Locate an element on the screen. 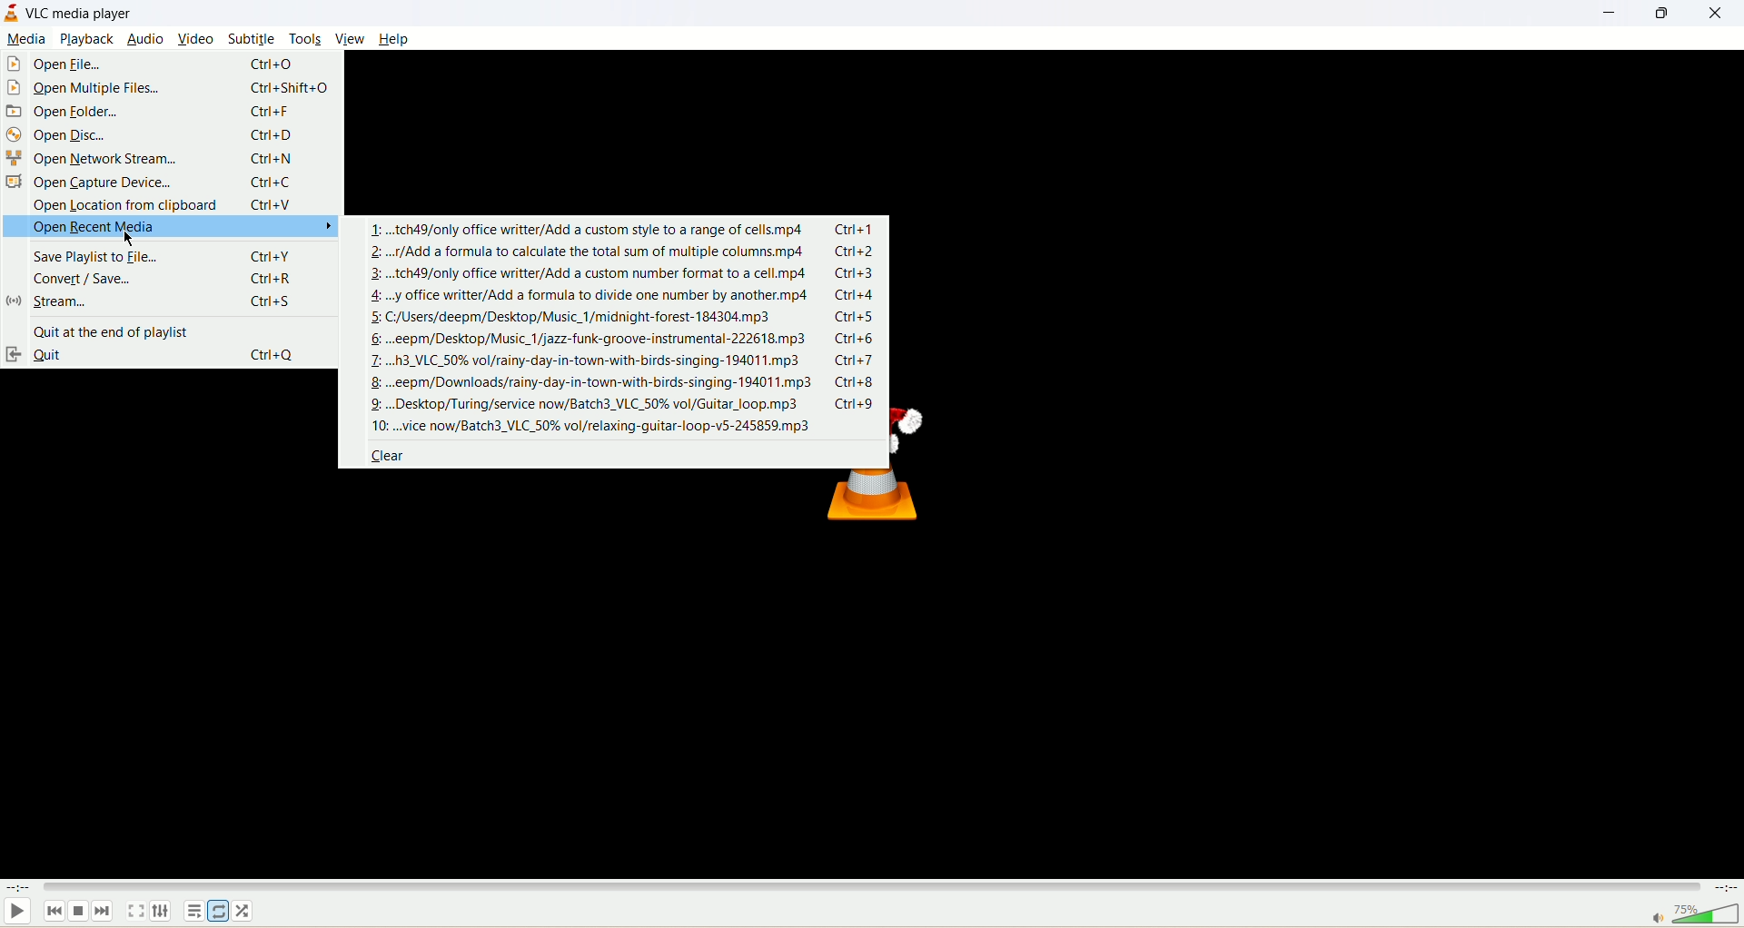  open capture device is located at coordinates (101, 181).